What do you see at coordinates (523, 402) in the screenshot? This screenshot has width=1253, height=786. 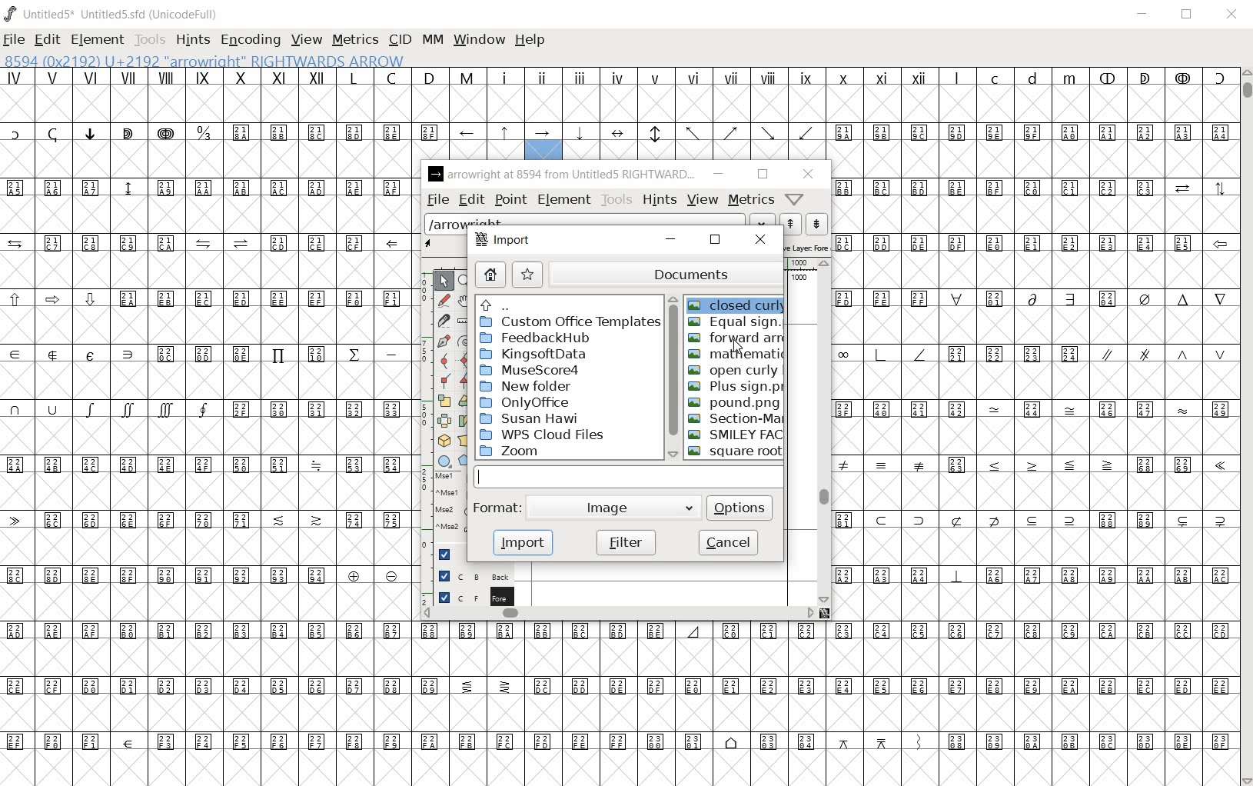 I see `OnlyOffice` at bounding box center [523, 402].